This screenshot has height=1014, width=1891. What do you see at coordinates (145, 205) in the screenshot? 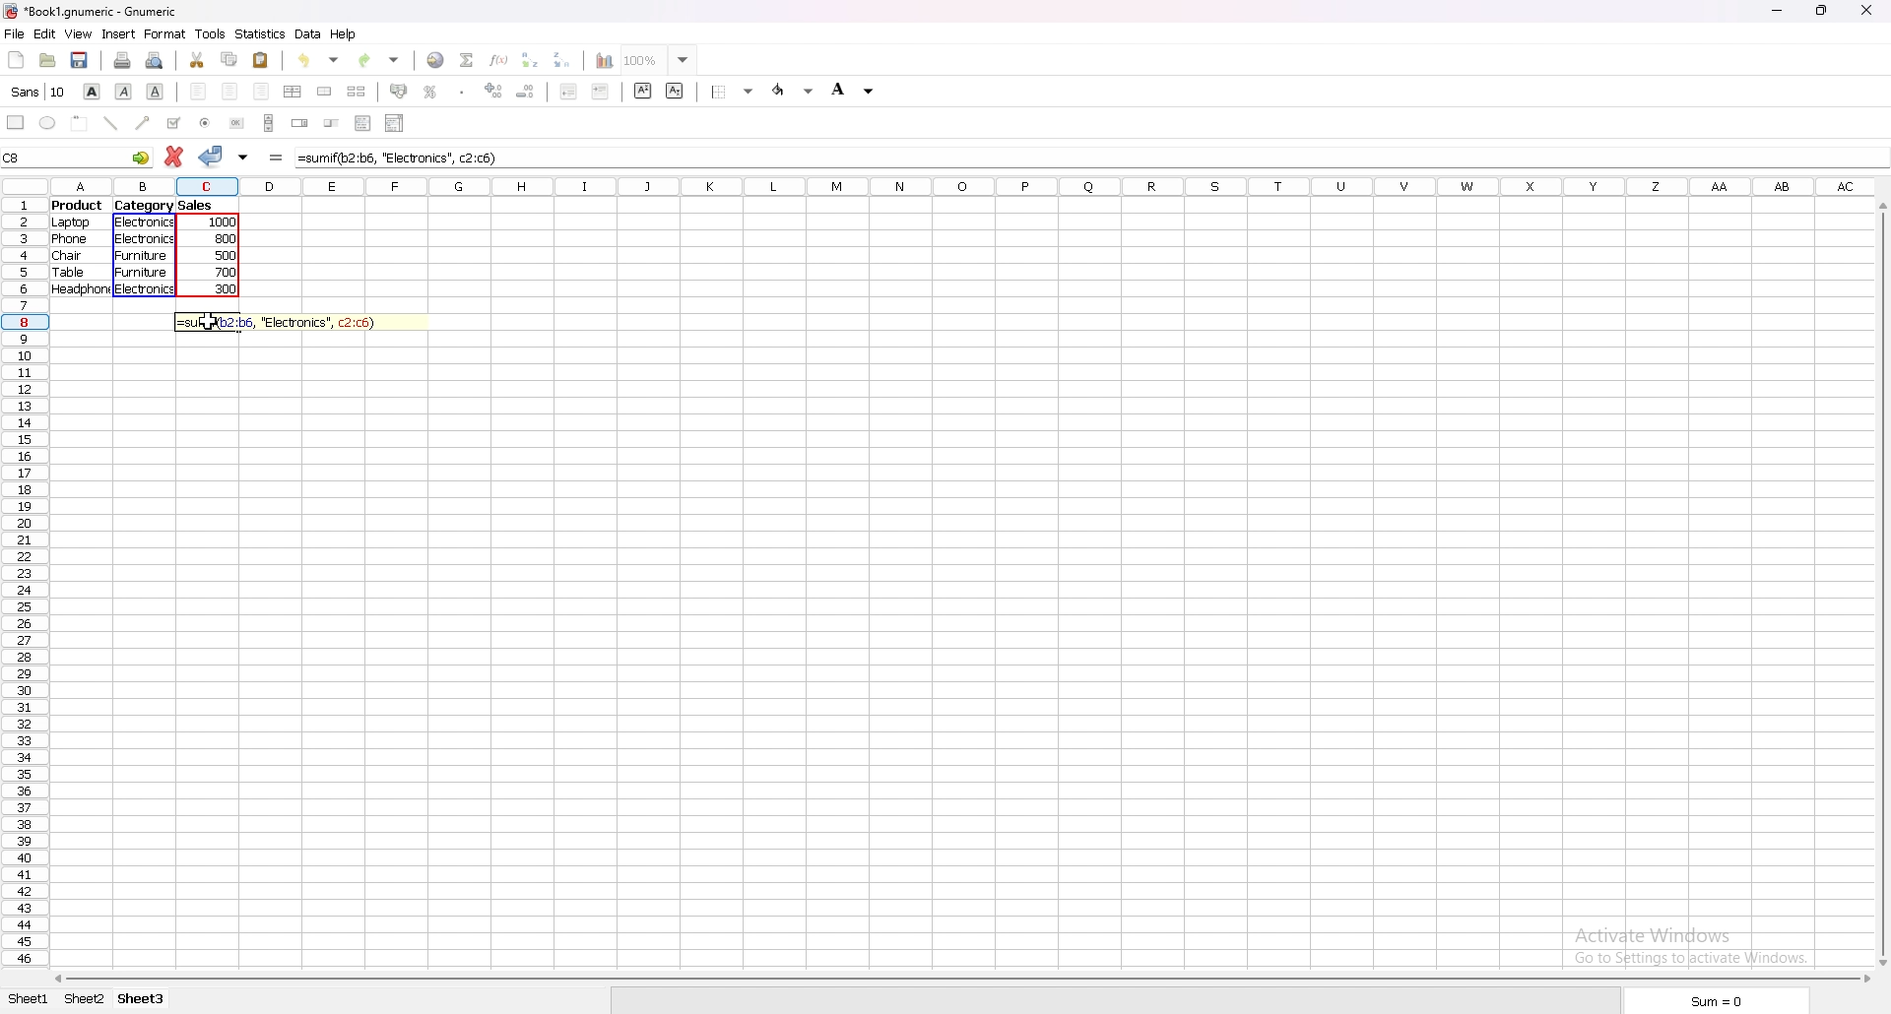
I see `category` at bounding box center [145, 205].